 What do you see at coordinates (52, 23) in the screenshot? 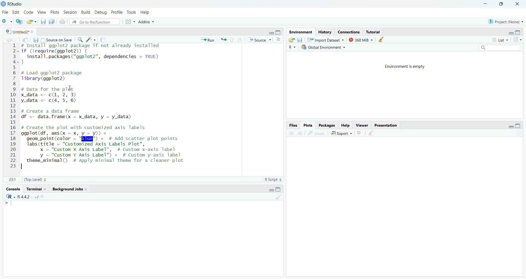
I see `copy` at bounding box center [52, 23].